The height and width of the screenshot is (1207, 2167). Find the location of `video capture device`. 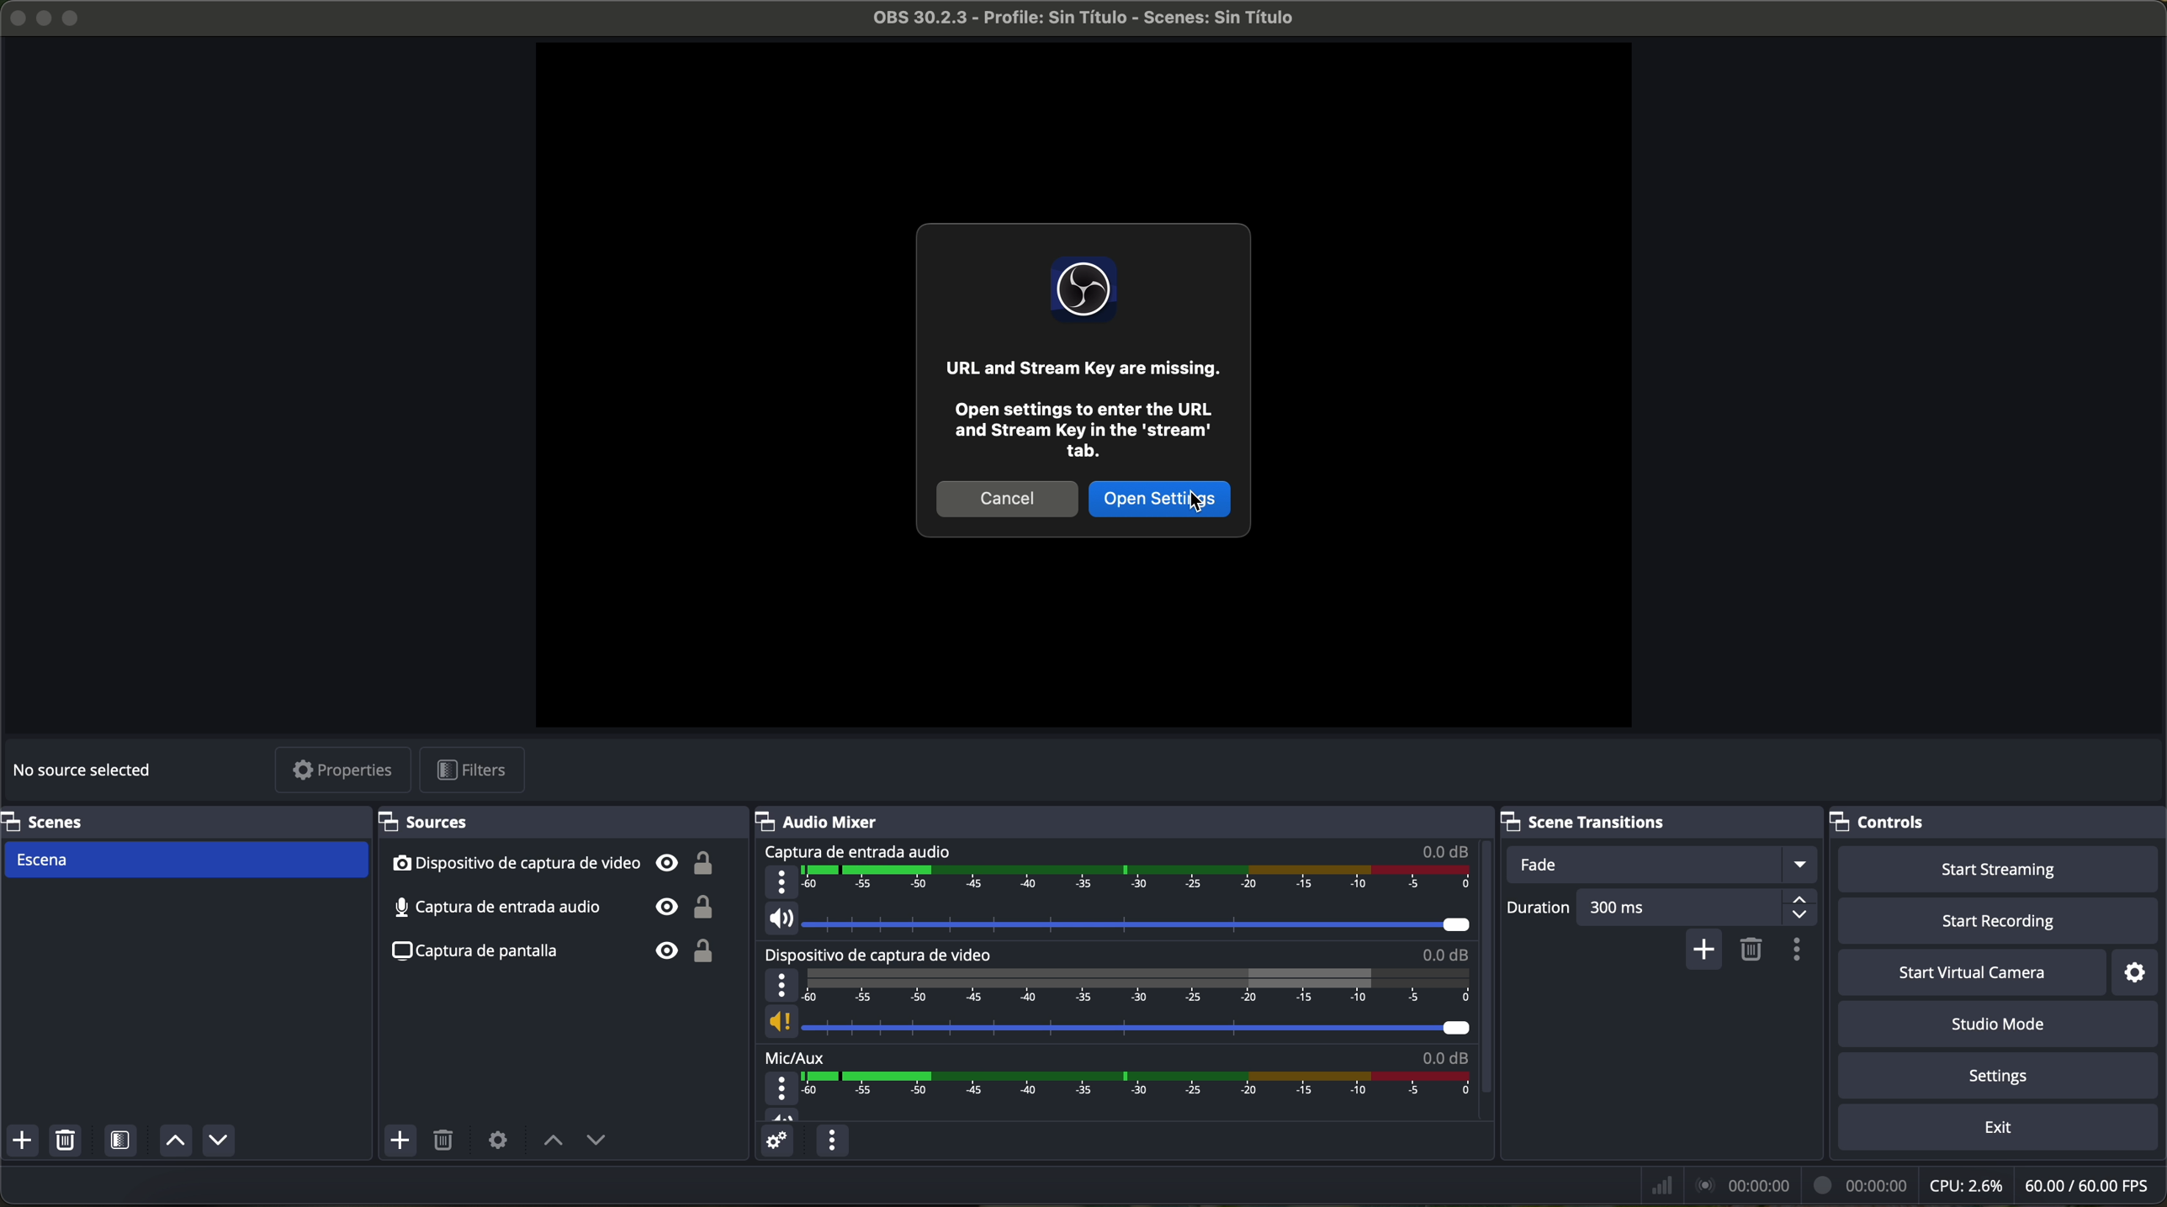

video capture device is located at coordinates (1114, 993).